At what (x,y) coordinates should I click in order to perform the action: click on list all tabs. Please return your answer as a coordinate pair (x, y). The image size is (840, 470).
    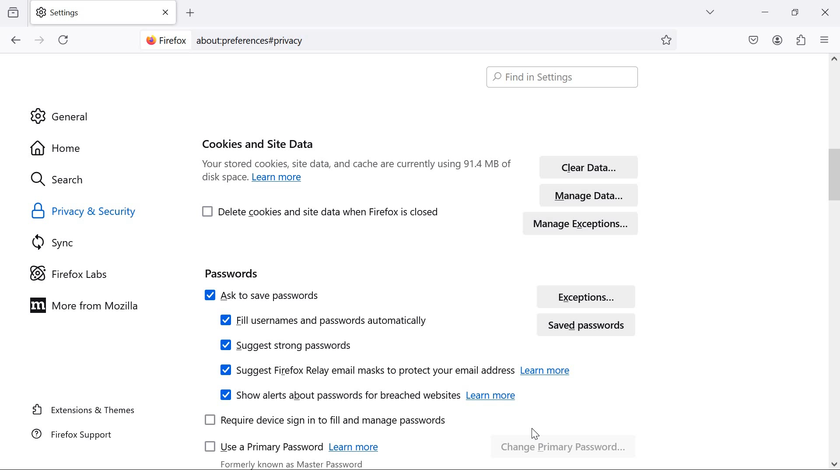
    Looking at the image, I should click on (710, 12).